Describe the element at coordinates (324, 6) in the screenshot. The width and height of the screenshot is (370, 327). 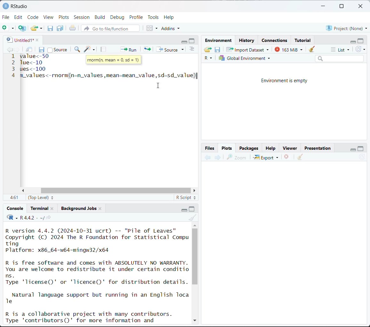
I see `minimize` at that location.